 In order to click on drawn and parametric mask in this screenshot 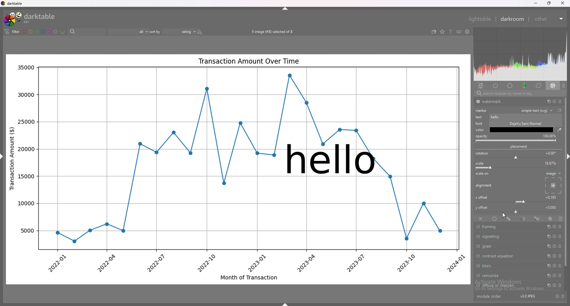, I will do `click(538, 219)`.